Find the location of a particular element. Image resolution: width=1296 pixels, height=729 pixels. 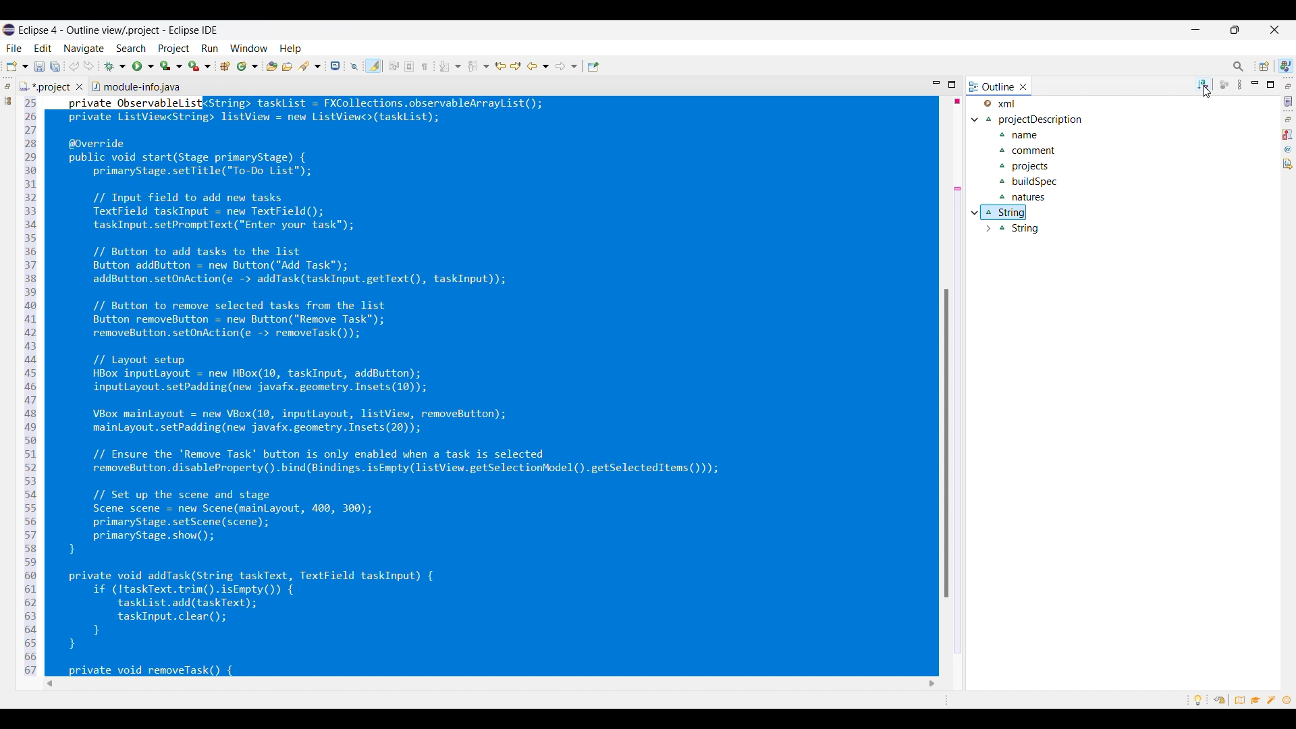

Toggle block selection mode is located at coordinates (409, 66).